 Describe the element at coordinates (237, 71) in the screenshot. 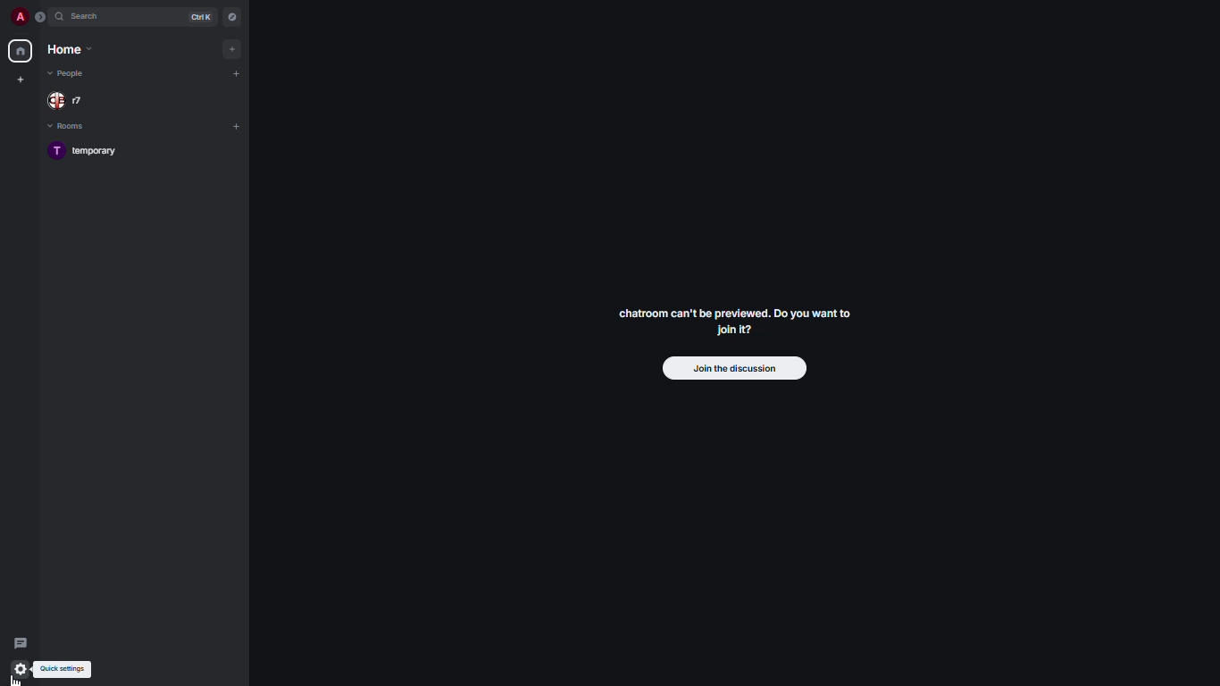

I see `add` at that location.